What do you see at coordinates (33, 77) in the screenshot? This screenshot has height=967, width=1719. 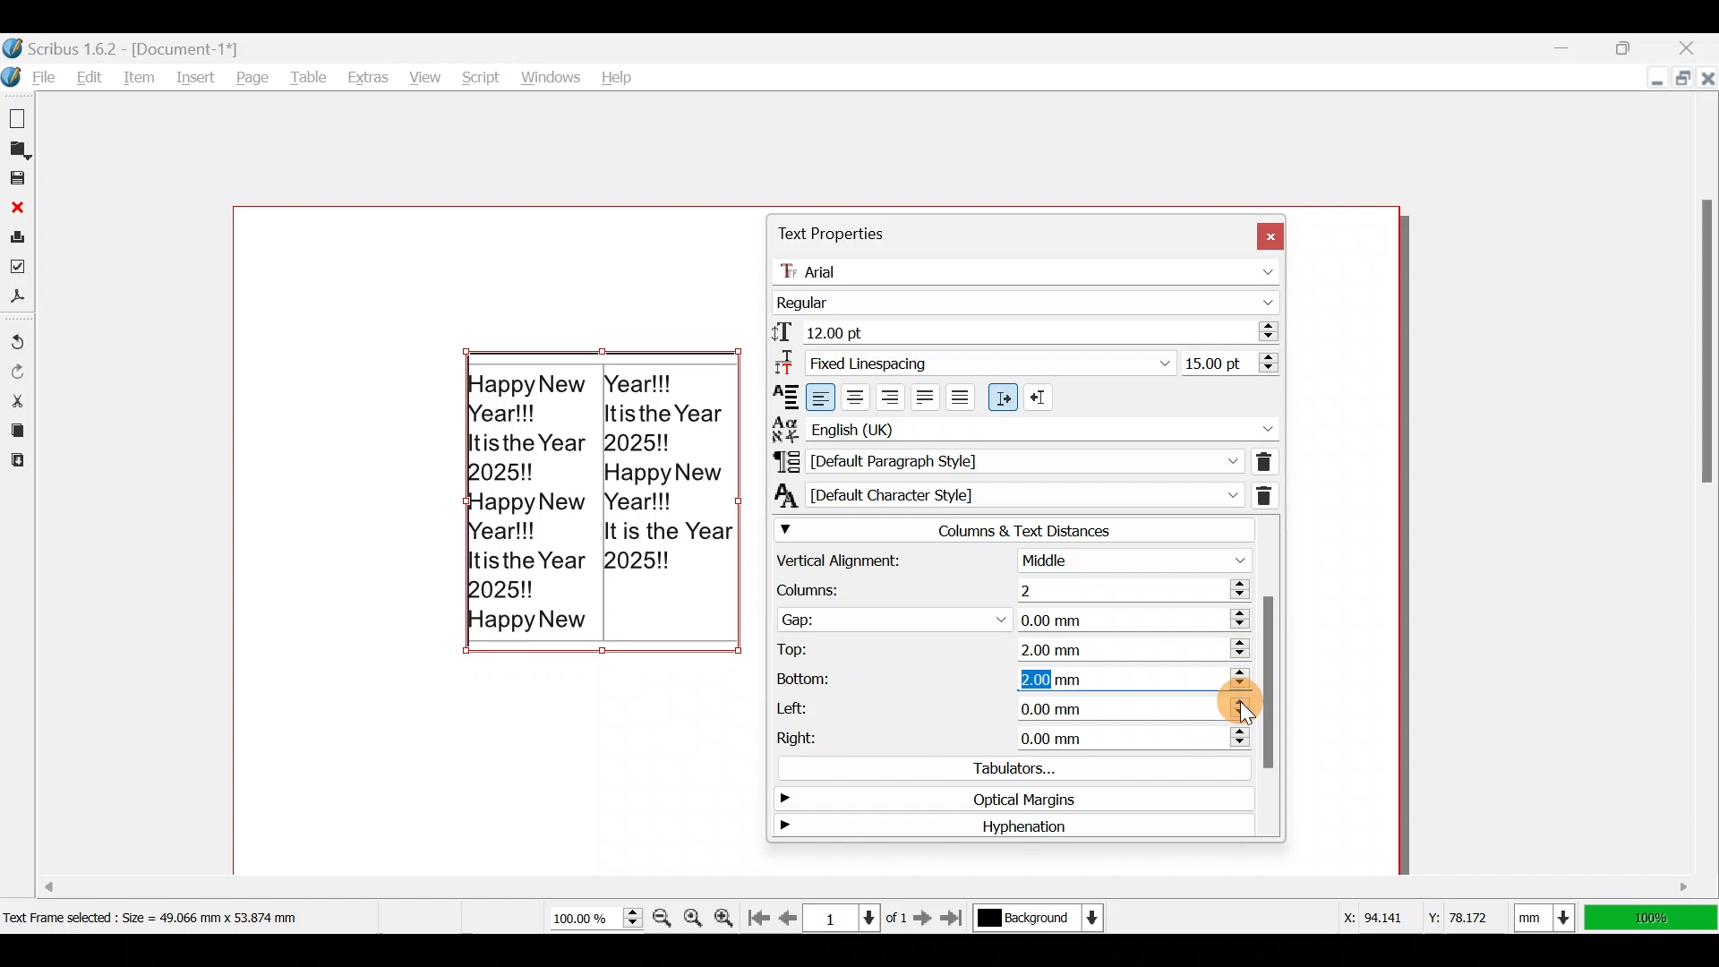 I see `File` at bounding box center [33, 77].